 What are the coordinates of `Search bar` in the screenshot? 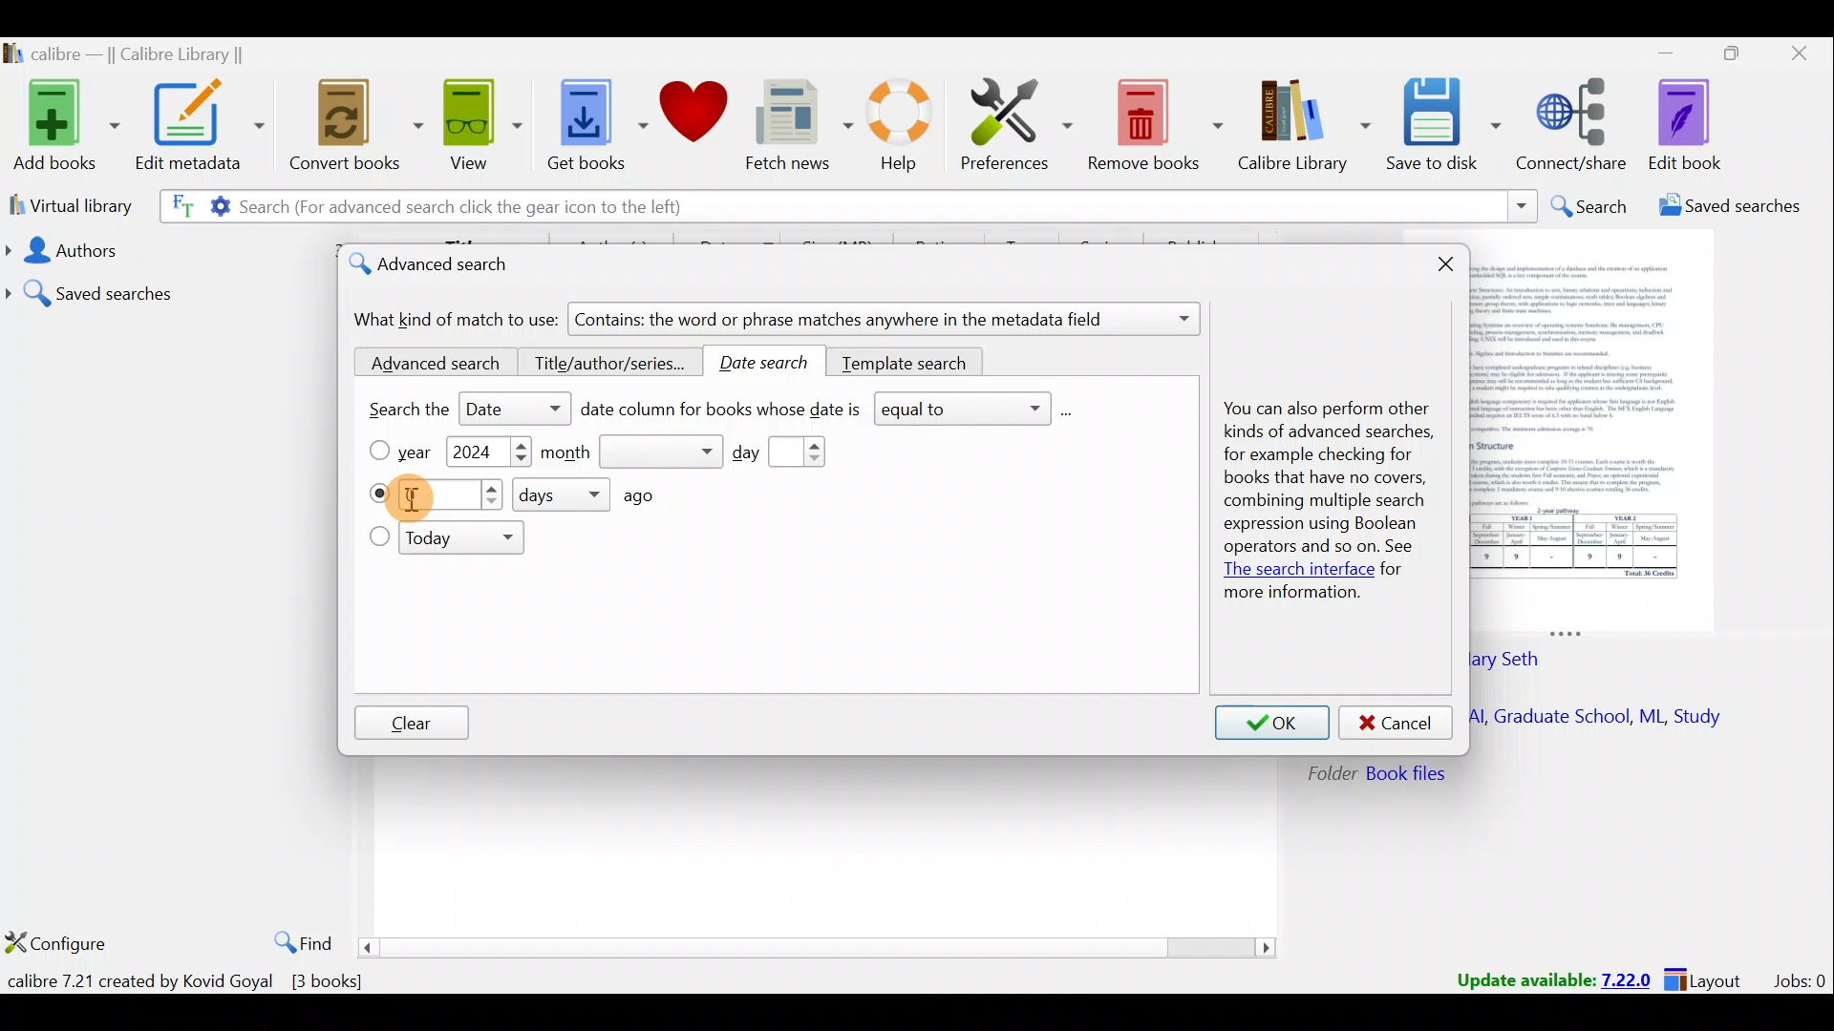 It's located at (1113, 205).